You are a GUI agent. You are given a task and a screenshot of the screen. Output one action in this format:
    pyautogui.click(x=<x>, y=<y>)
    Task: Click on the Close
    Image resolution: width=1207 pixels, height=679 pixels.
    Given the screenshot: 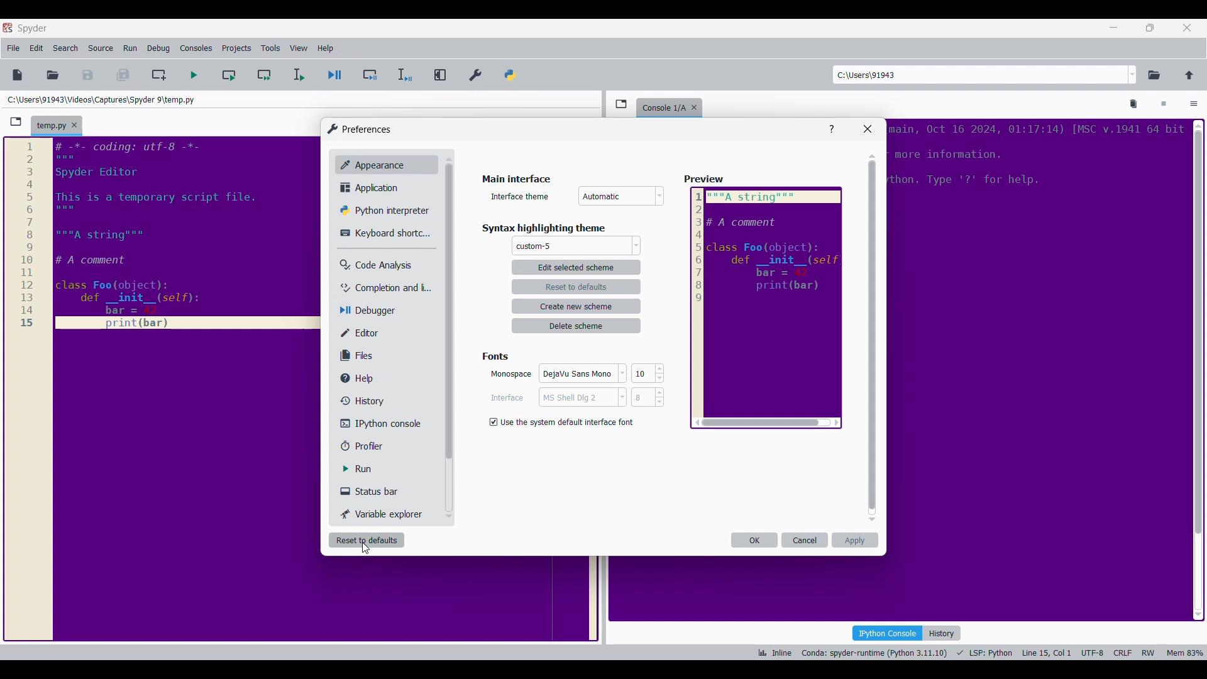 What is the action you would take?
    pyautogui.click(x=868, y=129)
    